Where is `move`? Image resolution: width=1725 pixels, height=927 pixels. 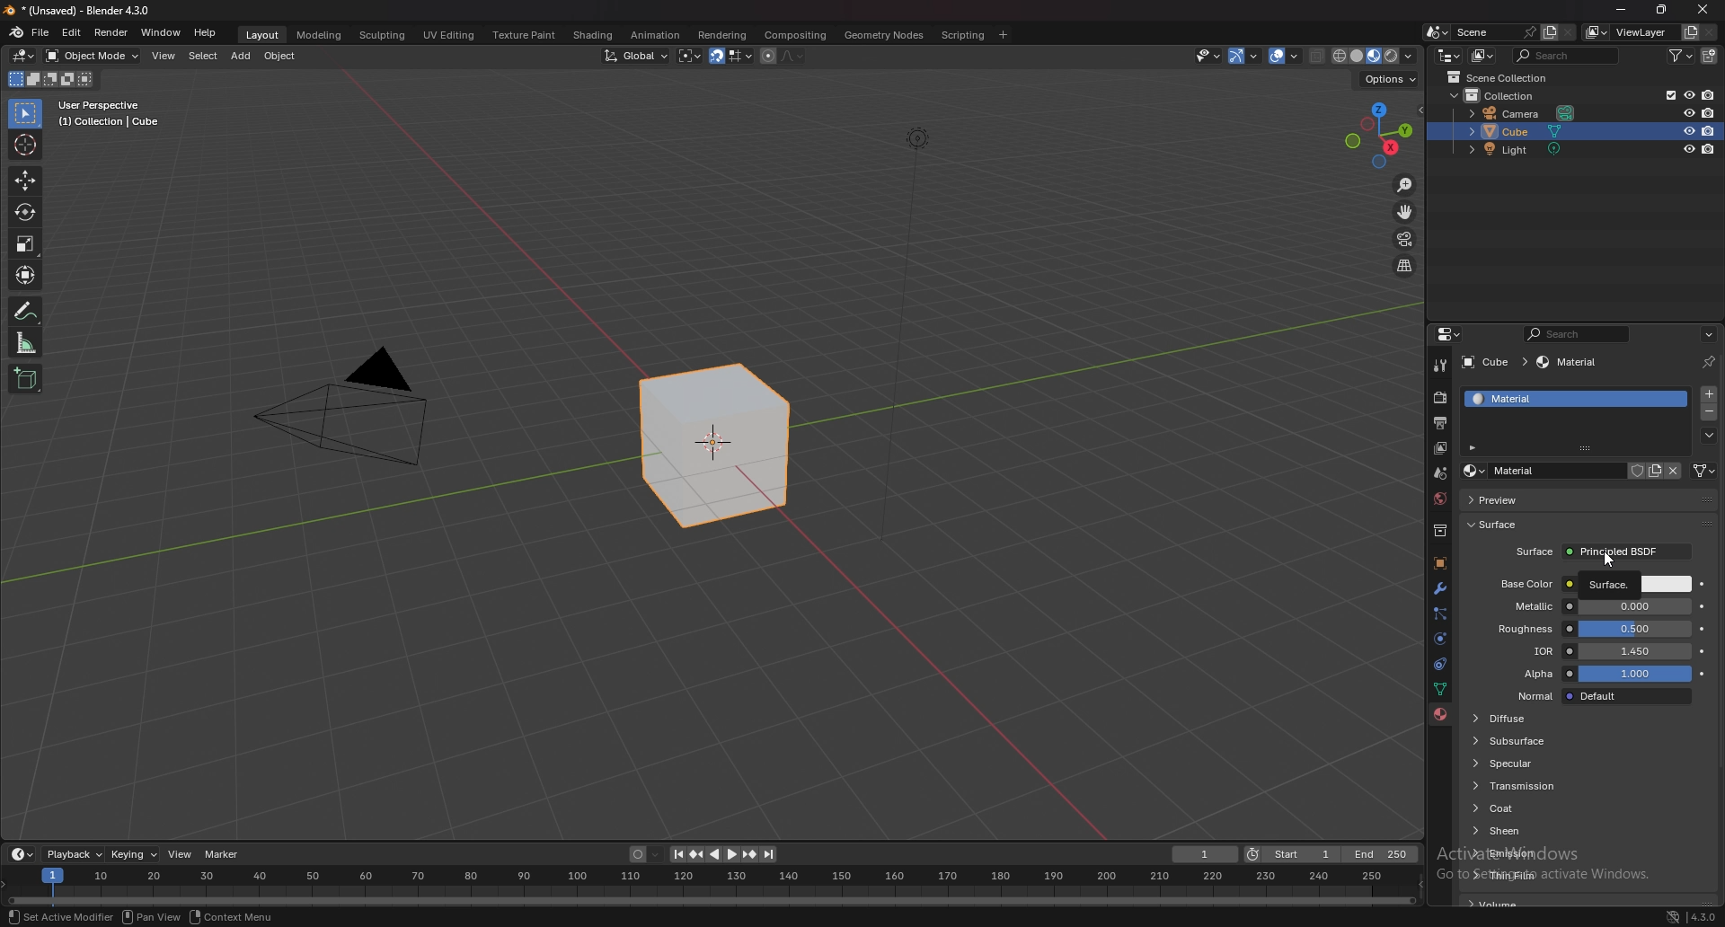 move is located at coordinates (24, 181).